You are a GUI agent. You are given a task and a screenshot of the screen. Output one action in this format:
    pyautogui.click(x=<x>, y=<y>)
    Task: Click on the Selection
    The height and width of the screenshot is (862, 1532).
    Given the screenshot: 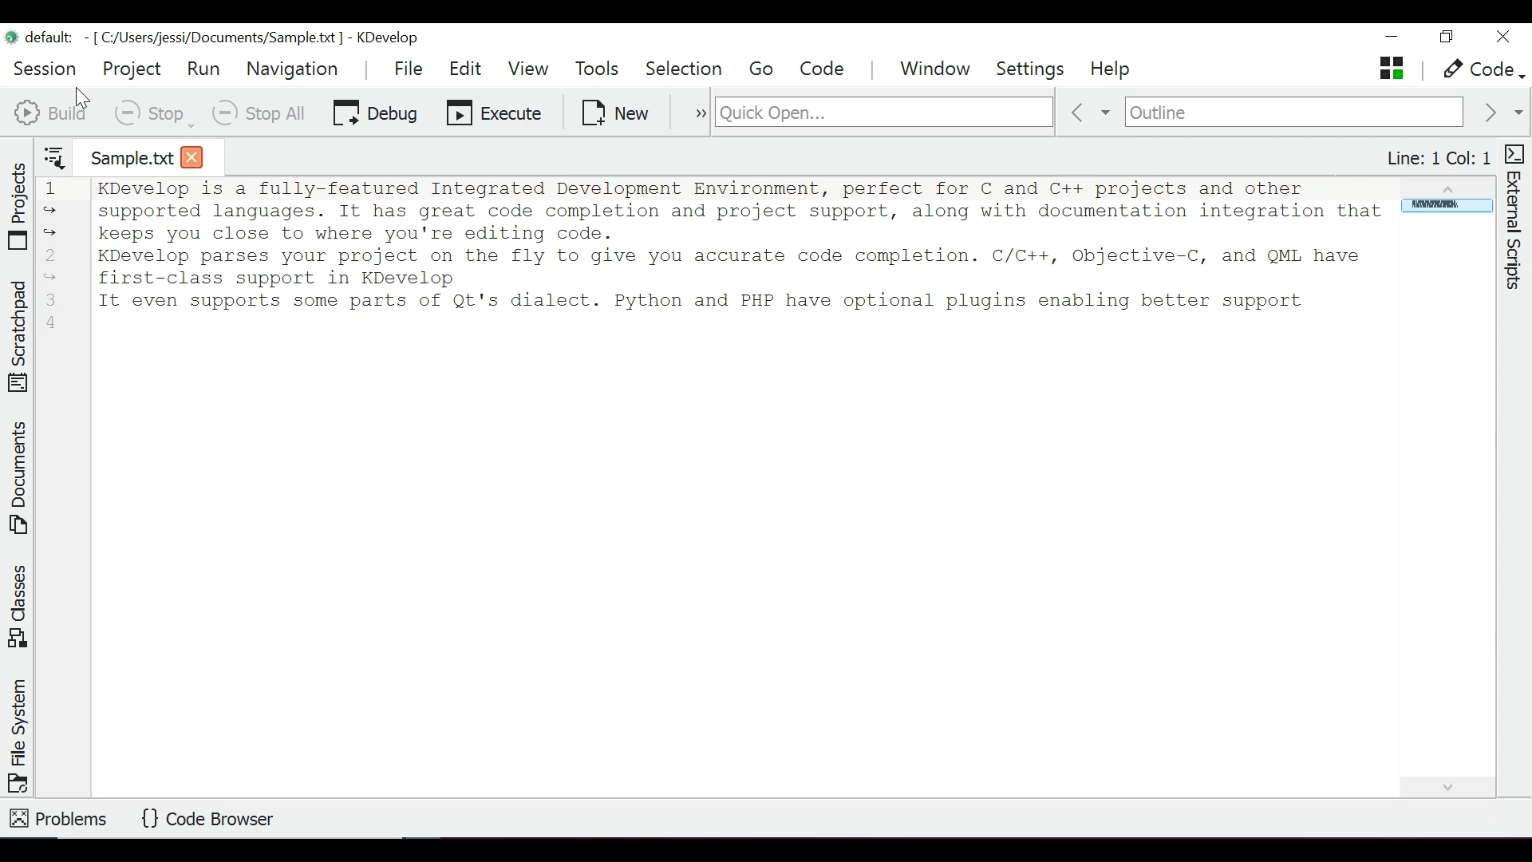 What is the action you would take?
    pyautogui.click(x=686, y=70)
    